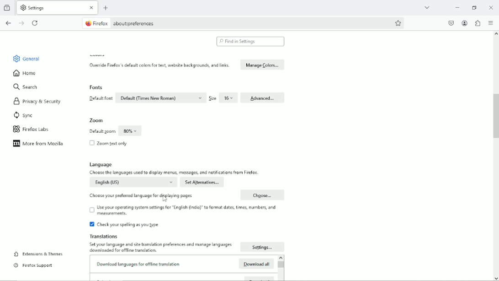 The height and width of the screenshot is (281, 499). I want to click on go forward, so click(21, 23).